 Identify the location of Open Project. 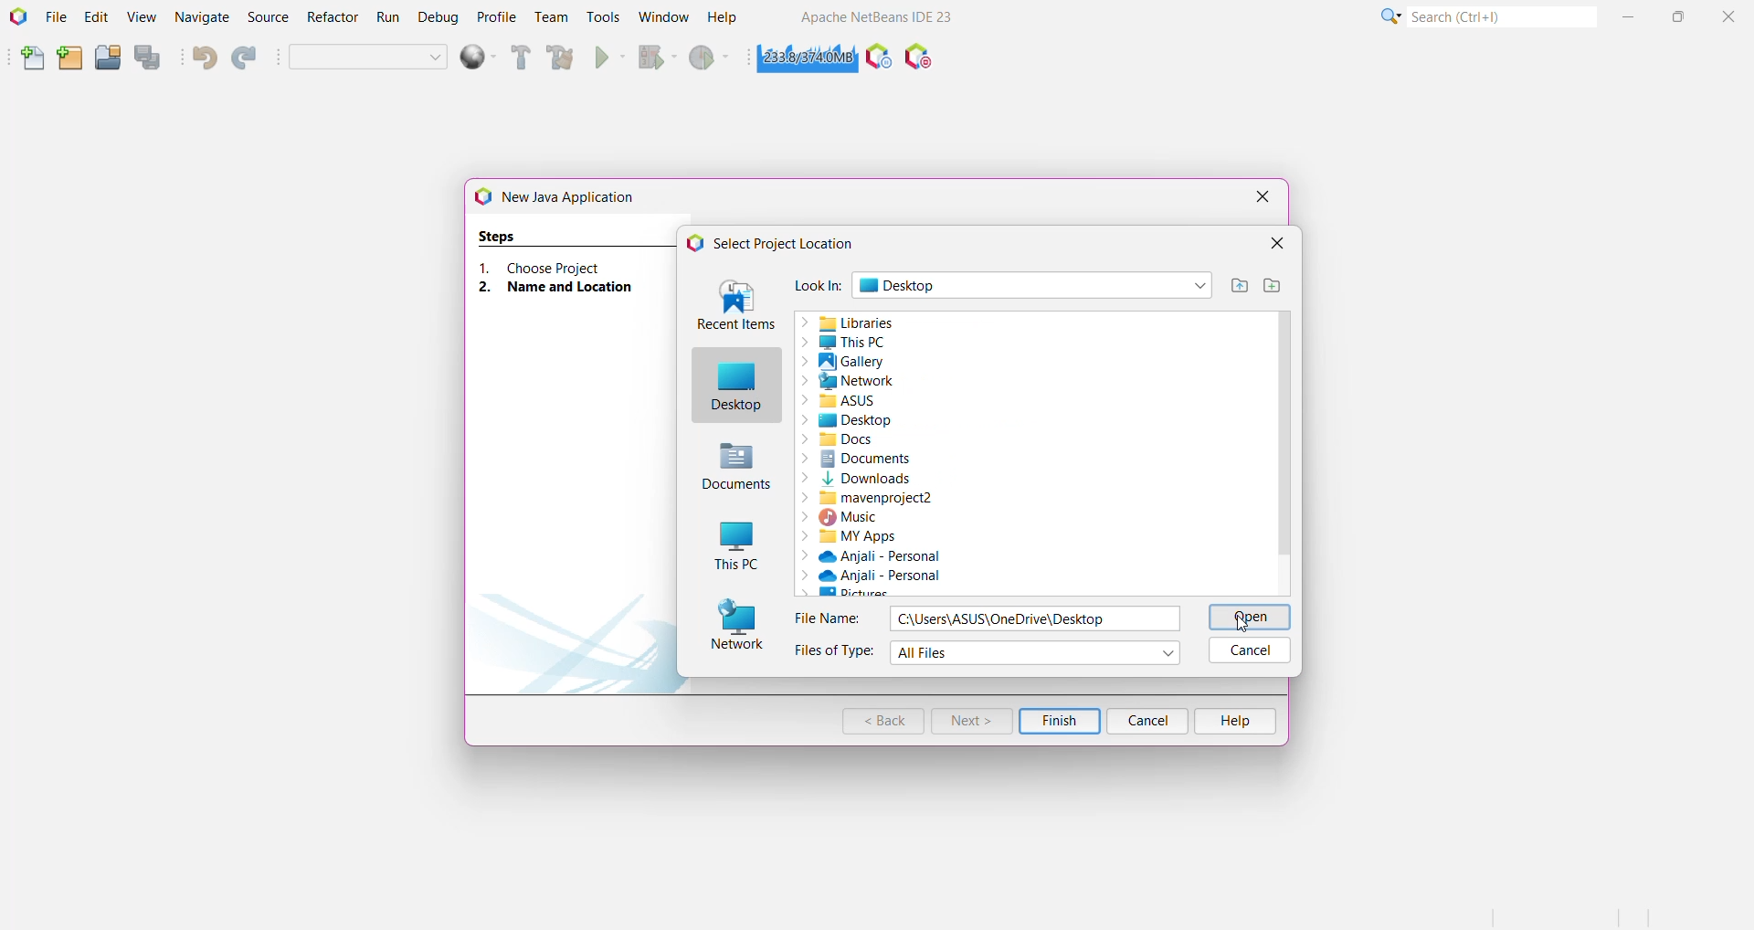
(107, 59).